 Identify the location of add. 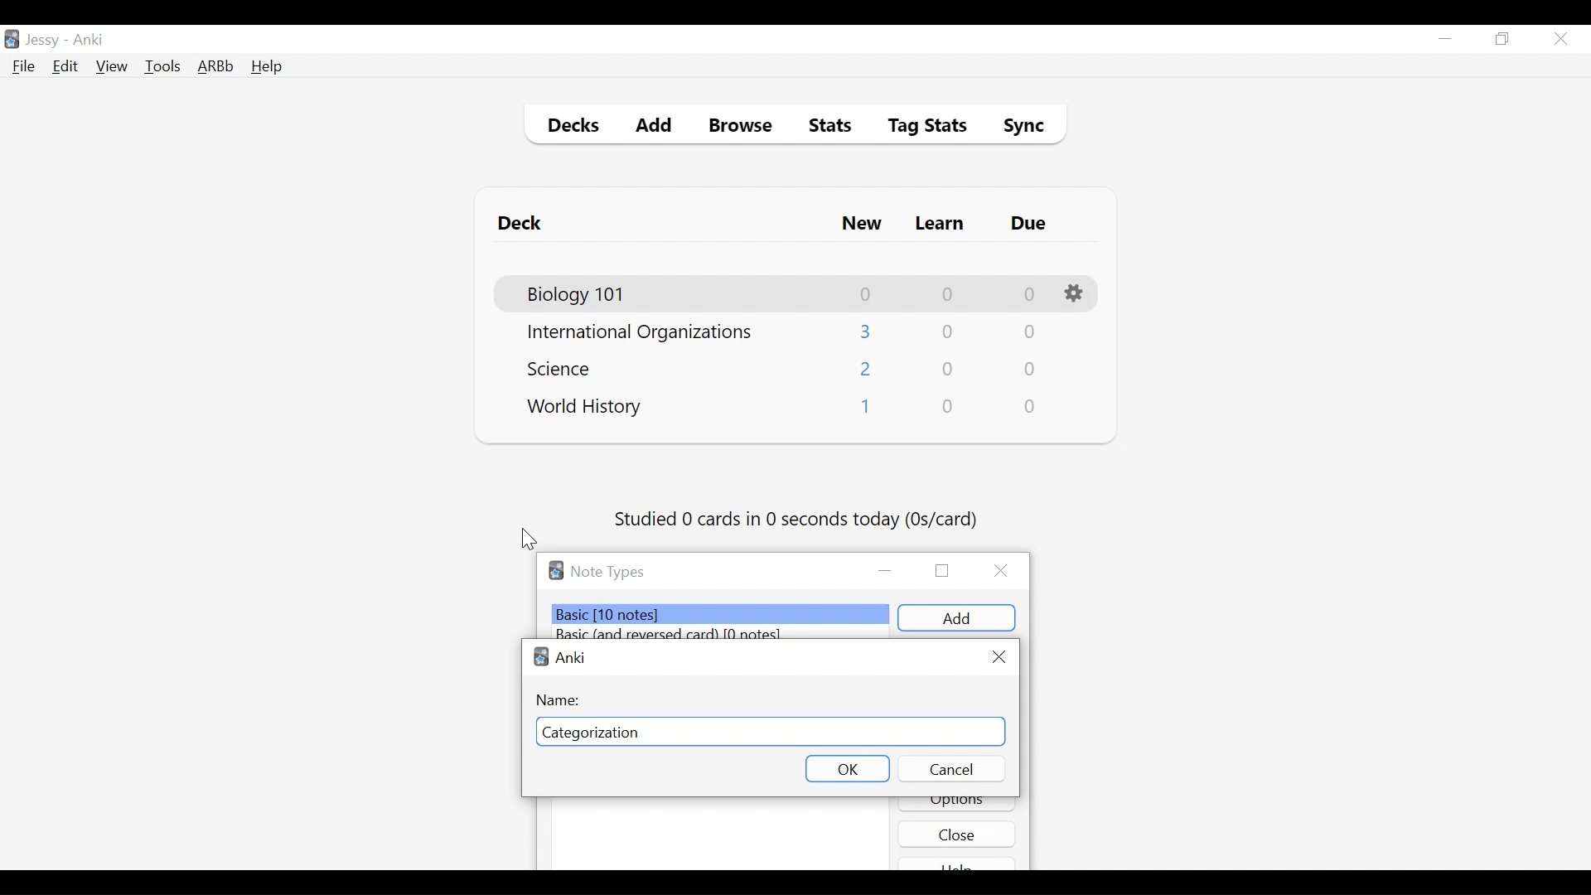
(956, 618).